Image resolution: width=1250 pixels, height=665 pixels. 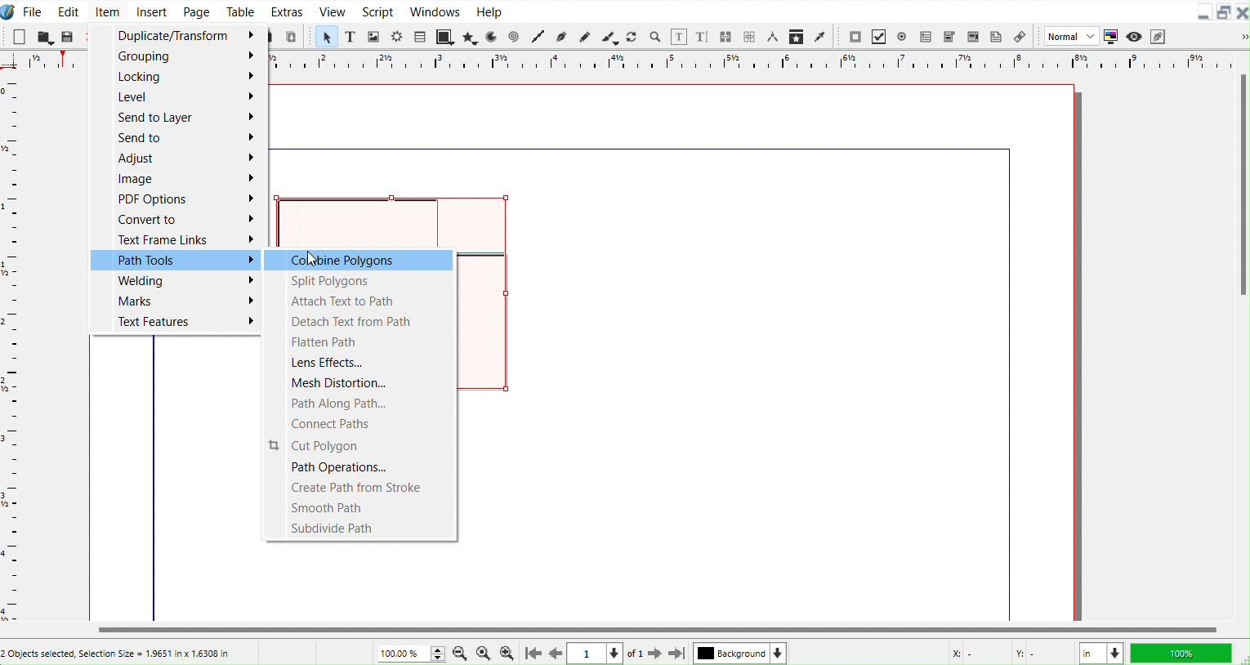 I want to click on Edit in Preview mode, so click(x=1158, y=35).